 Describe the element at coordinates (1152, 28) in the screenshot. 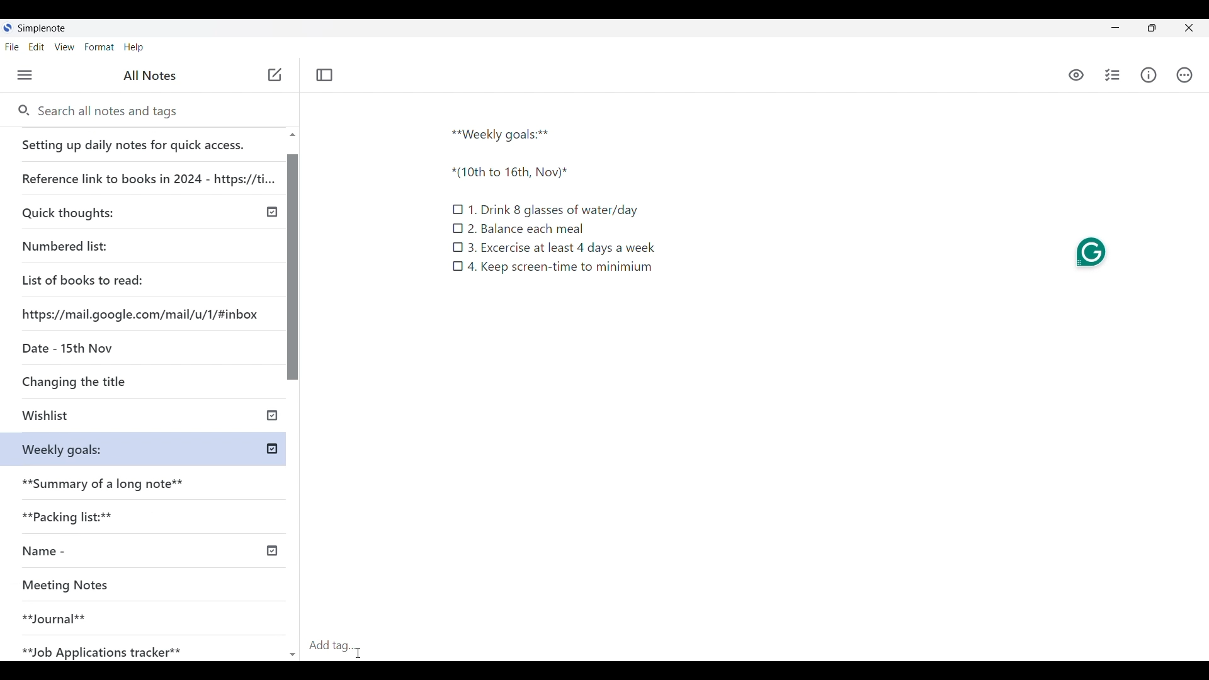

I see `toggle screen` at that location.